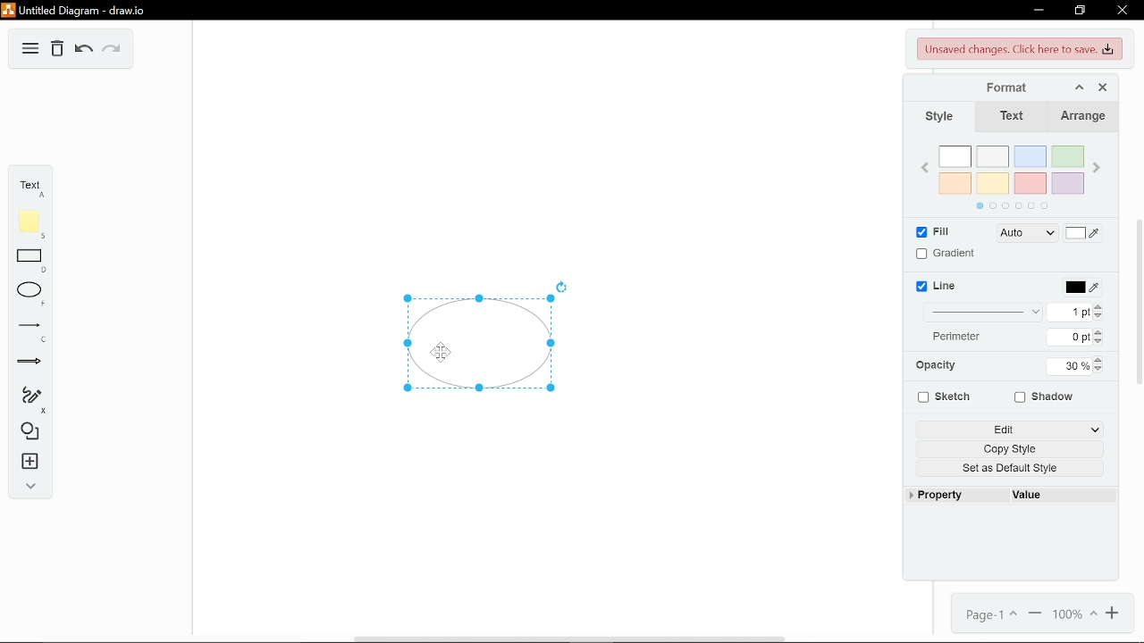 Image resolution: width=1144 pixels, height=643 pixels. What do you see at coordinates (113, 51) in the screenshot?
I see `Redo` at bounding box center [113, 51].